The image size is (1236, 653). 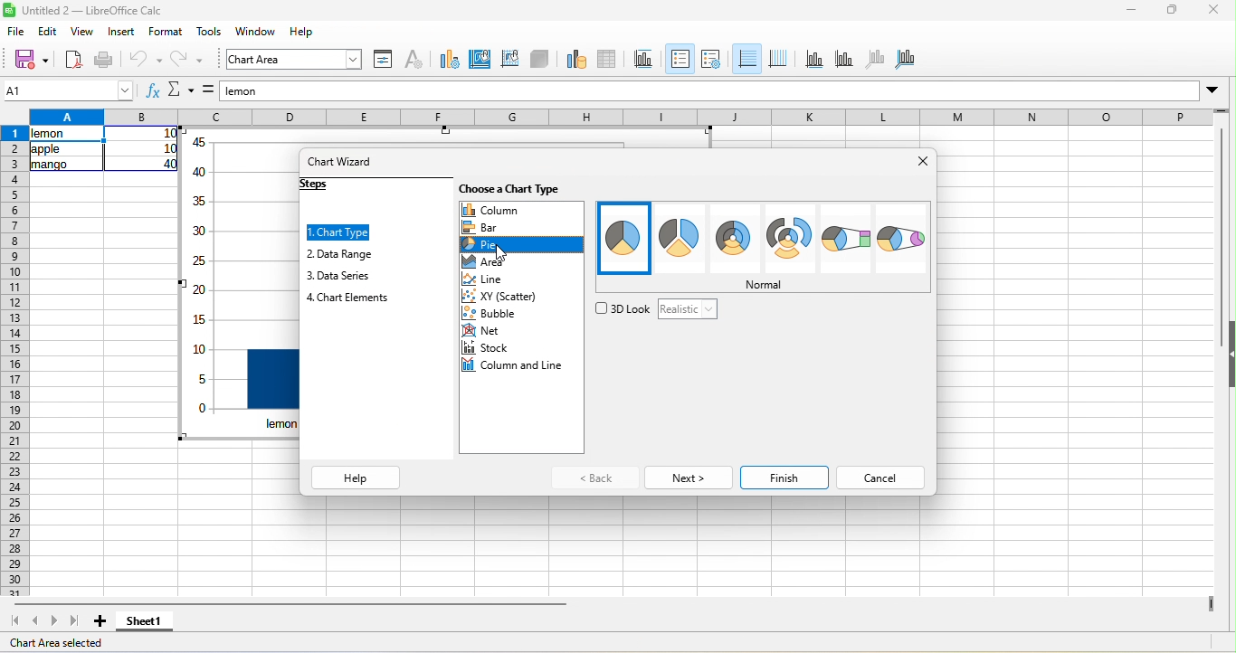 What do you see at coordinates (151, 91) in the screenshot?
I see `function wizard` at bounding box center [151, 91].